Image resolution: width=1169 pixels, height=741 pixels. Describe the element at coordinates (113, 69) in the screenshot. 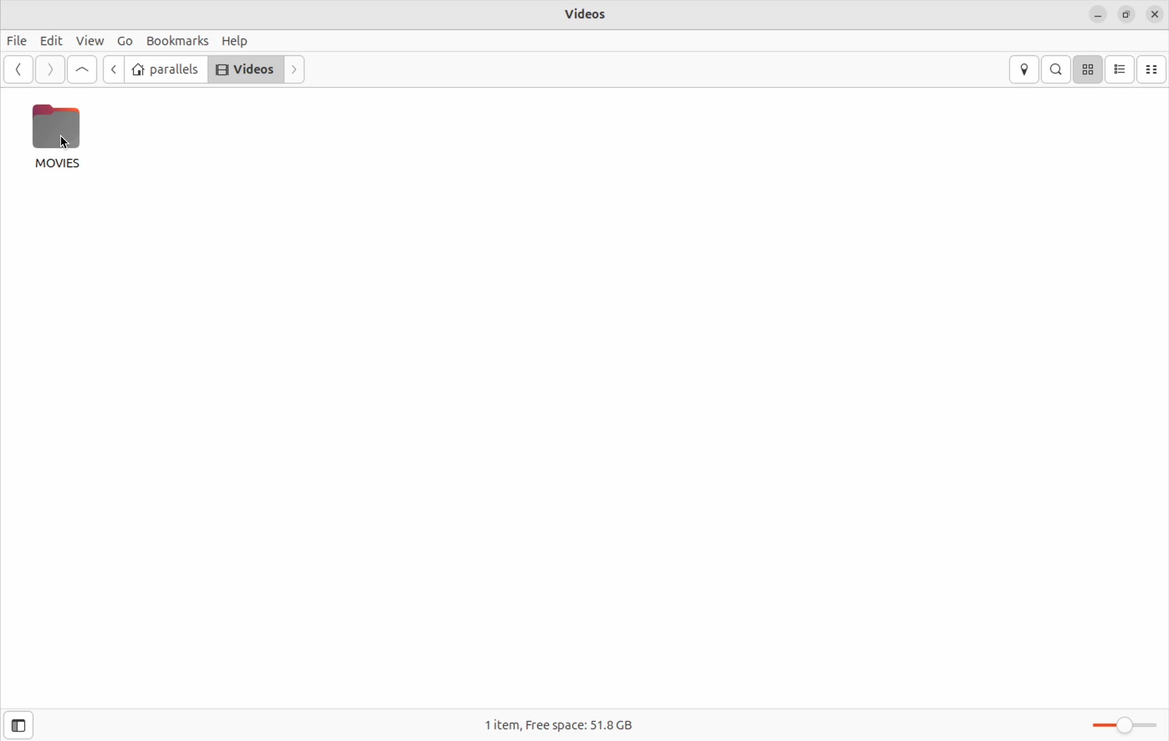

I see `go back` at that location.